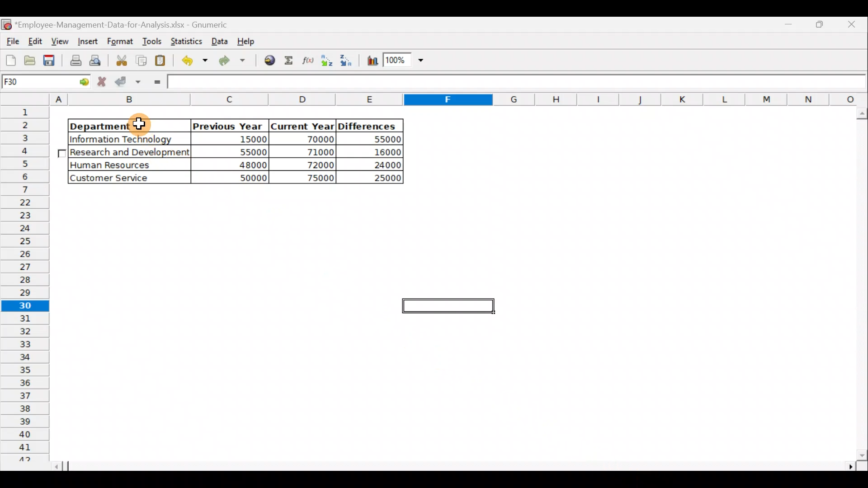  I want to click on |Information Technology, so click(128, 139).